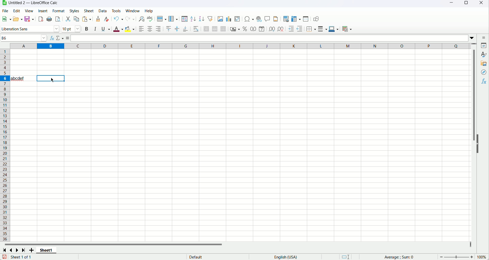  I want to click on cursor, so click(52, 80).